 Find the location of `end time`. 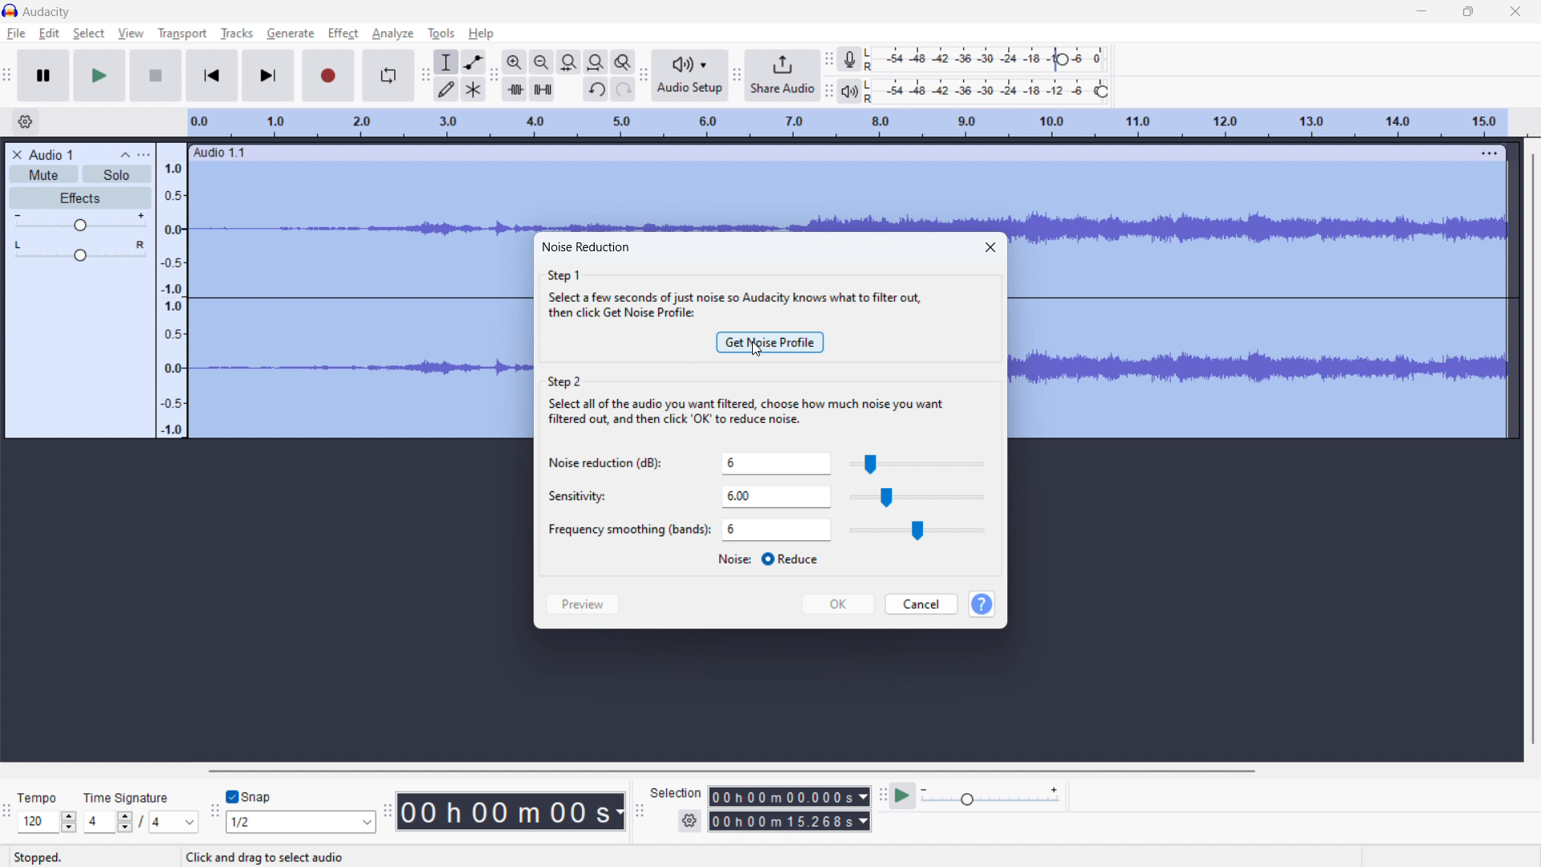

end time is located at coordinates (789, 820).